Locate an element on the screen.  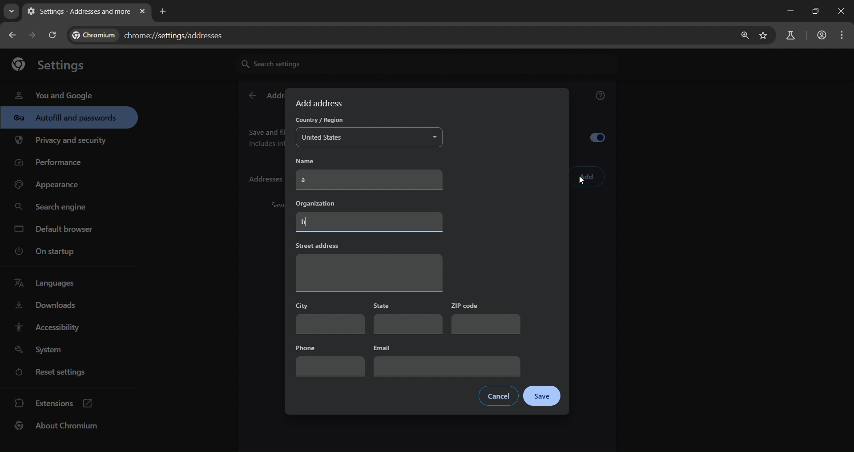
restore down is located at coordinates (814, 11).